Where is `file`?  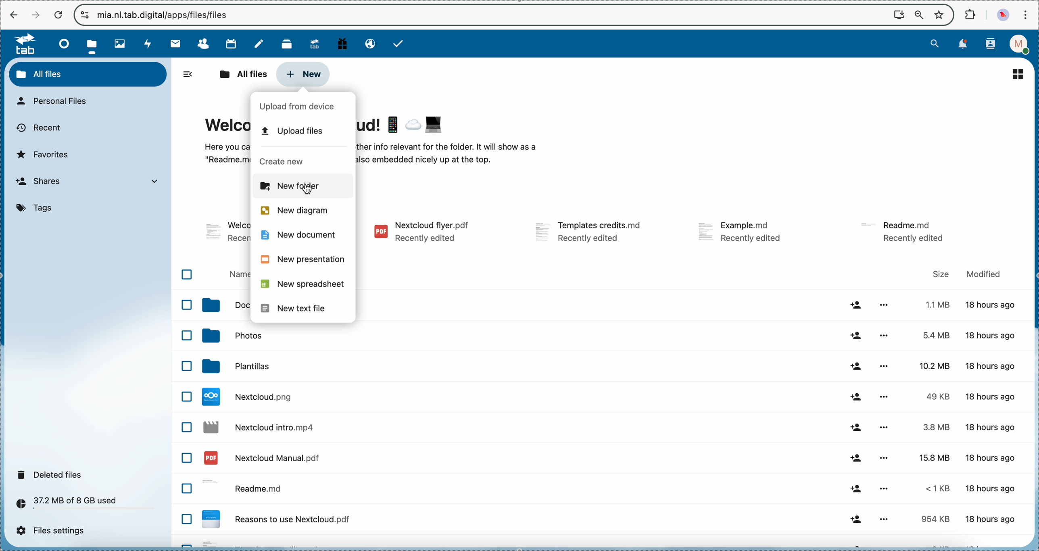
file is located at coordinates (518, 427).